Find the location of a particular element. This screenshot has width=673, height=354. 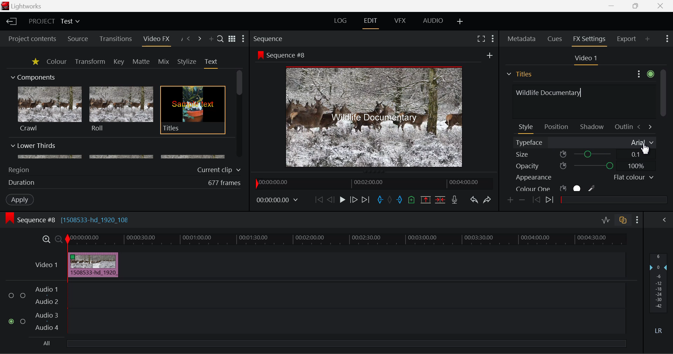

checked checkbox is located at coordinates (12, 322).